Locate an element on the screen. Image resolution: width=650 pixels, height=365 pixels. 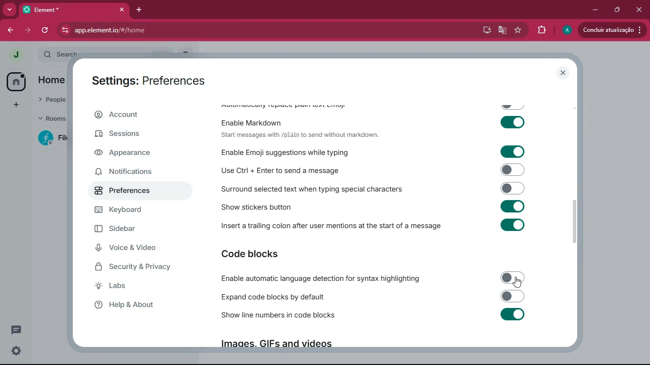
labs is located at coordinates (132, 287).